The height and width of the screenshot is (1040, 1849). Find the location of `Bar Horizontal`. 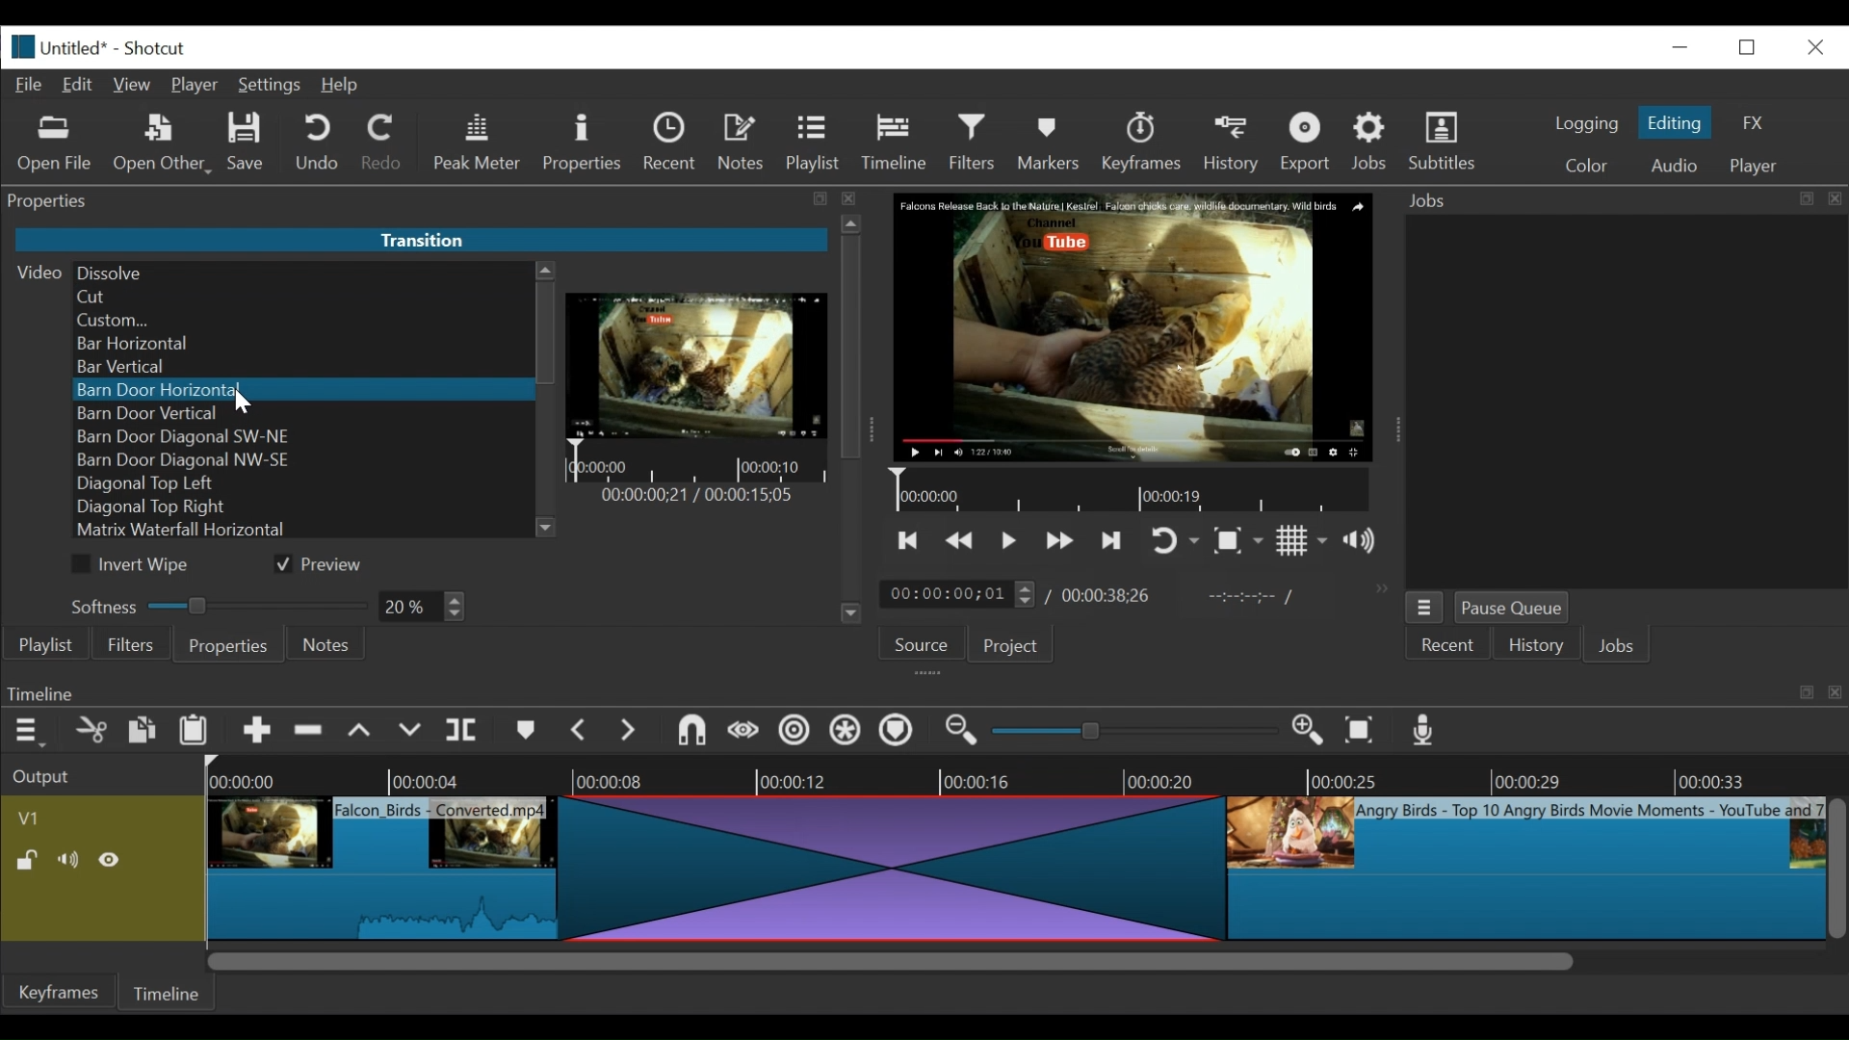

Bar Horizontal is located at coordinates (302, 343).